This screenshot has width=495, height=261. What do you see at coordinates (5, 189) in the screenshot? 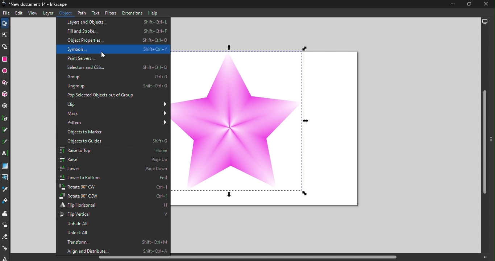
I see `Dropper tool` at bounding box center [5, 189].